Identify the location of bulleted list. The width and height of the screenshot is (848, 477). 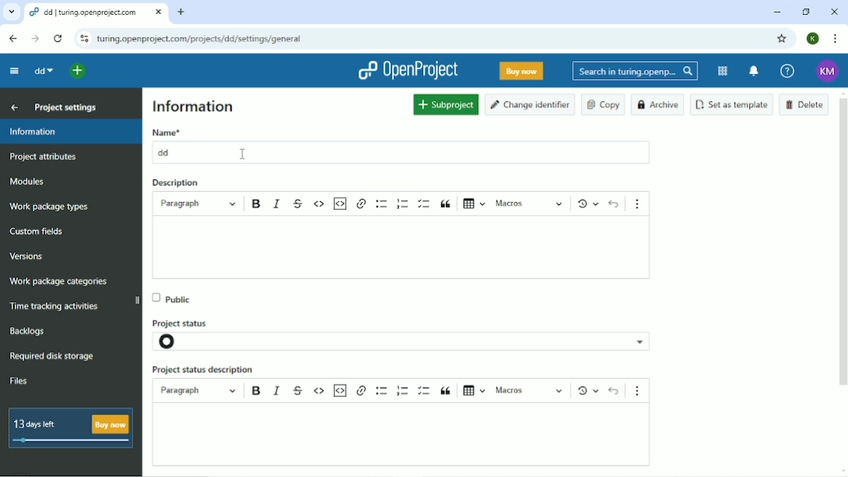
(381, 390).